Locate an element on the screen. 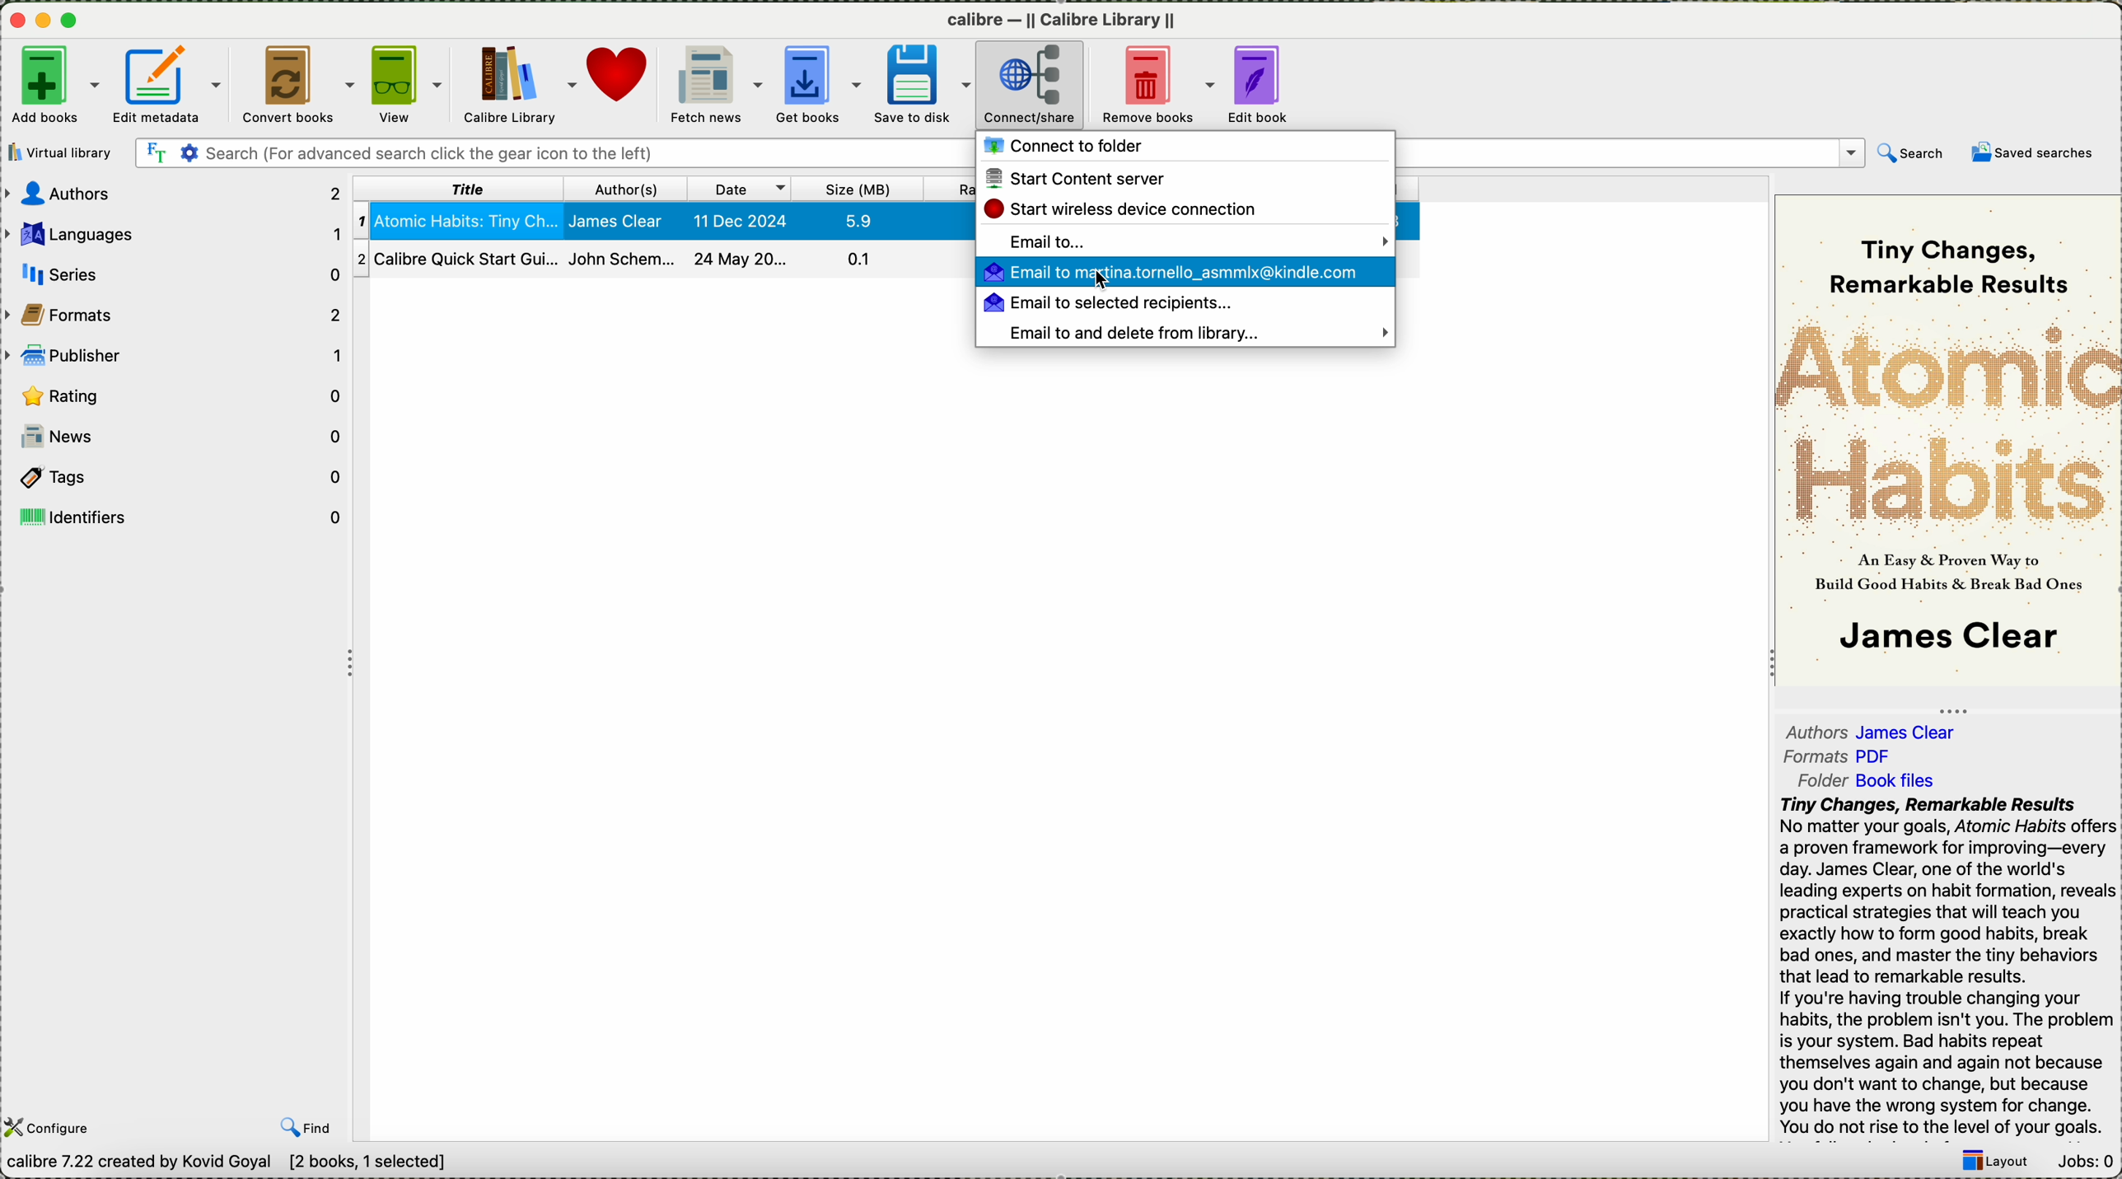  size is located at coordinates (859, 188).